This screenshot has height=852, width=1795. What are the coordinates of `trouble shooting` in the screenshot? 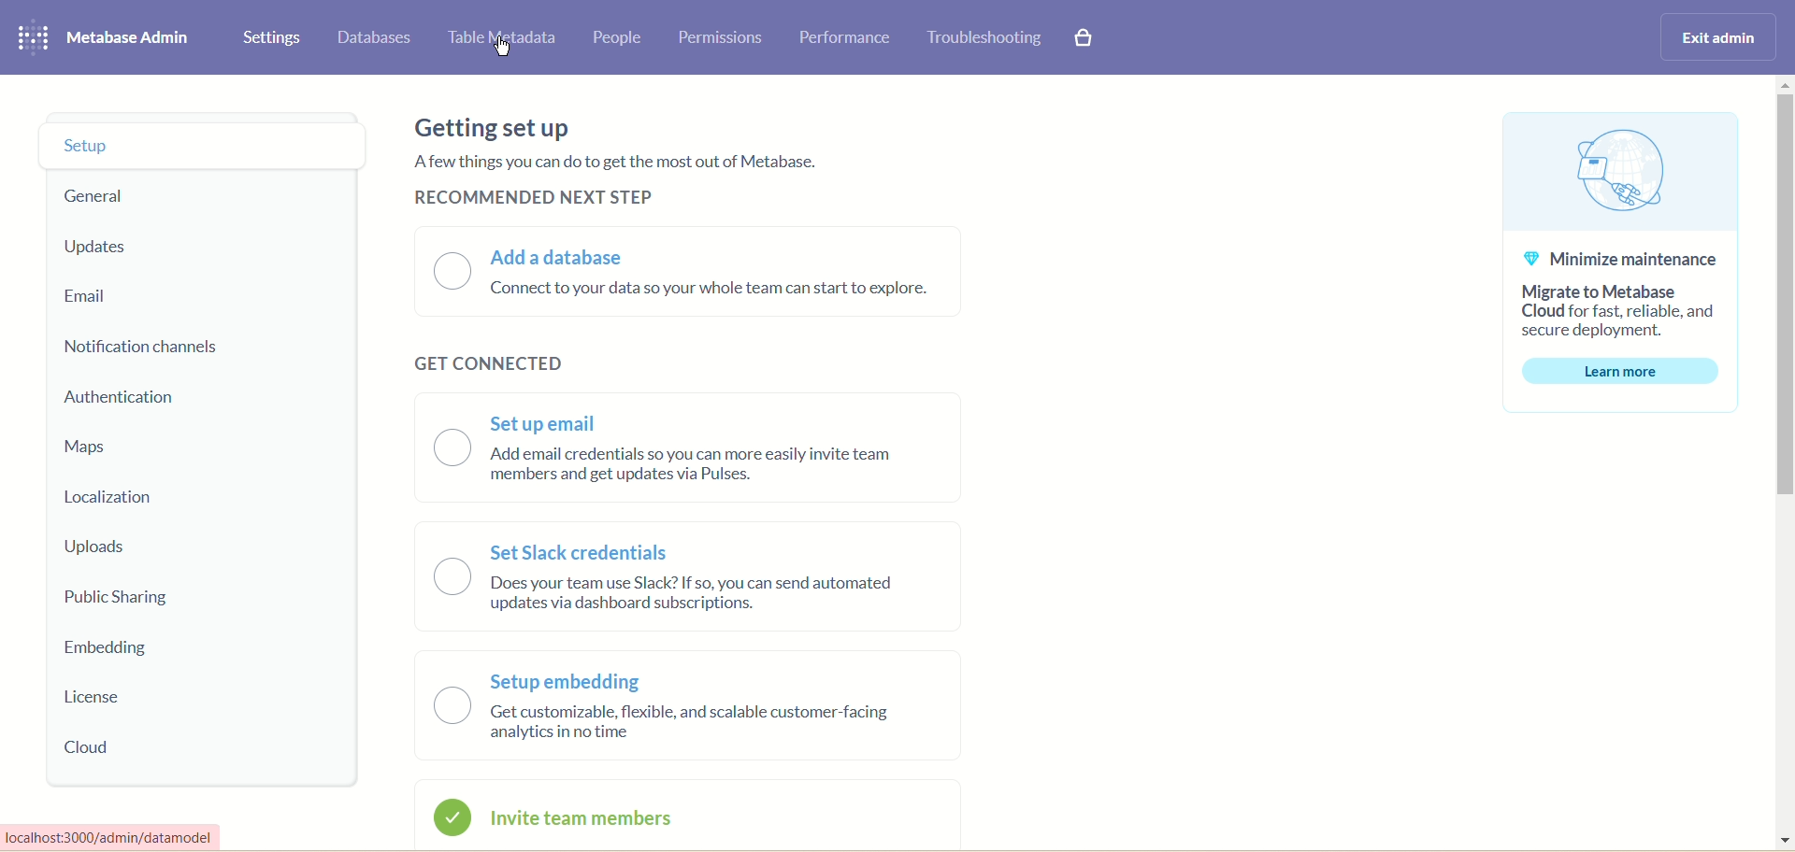 It's located at (983, 37).